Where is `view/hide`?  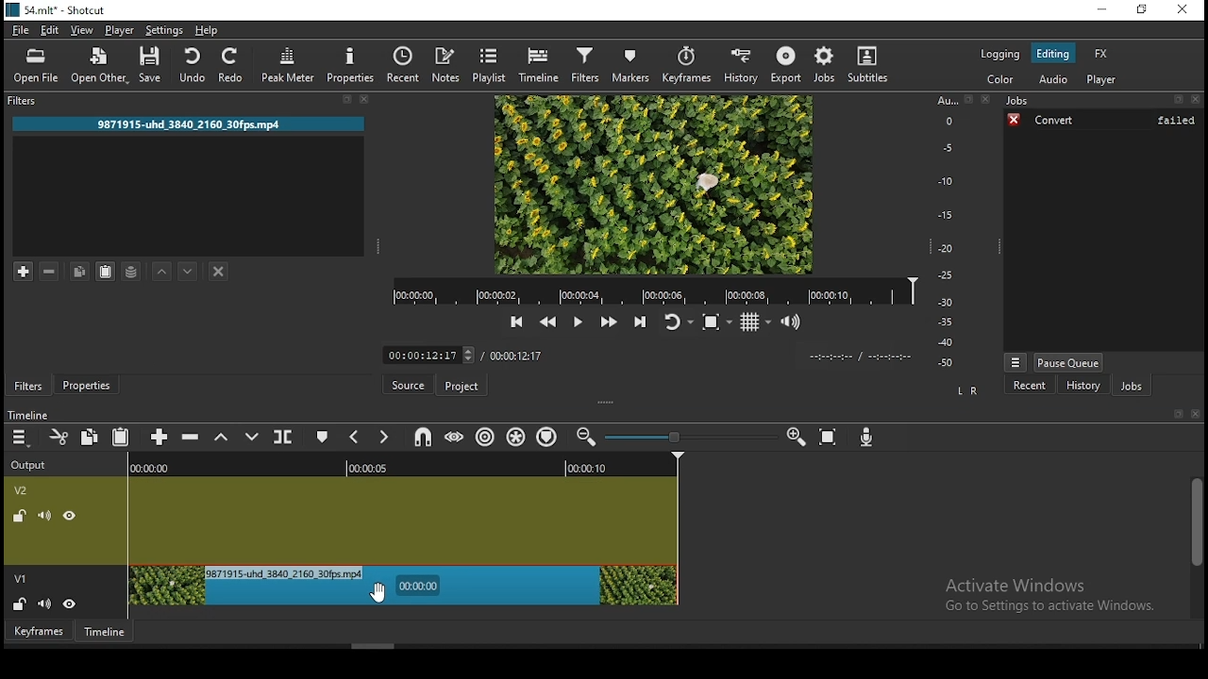 view/hide is located at coordinates (71, 603).